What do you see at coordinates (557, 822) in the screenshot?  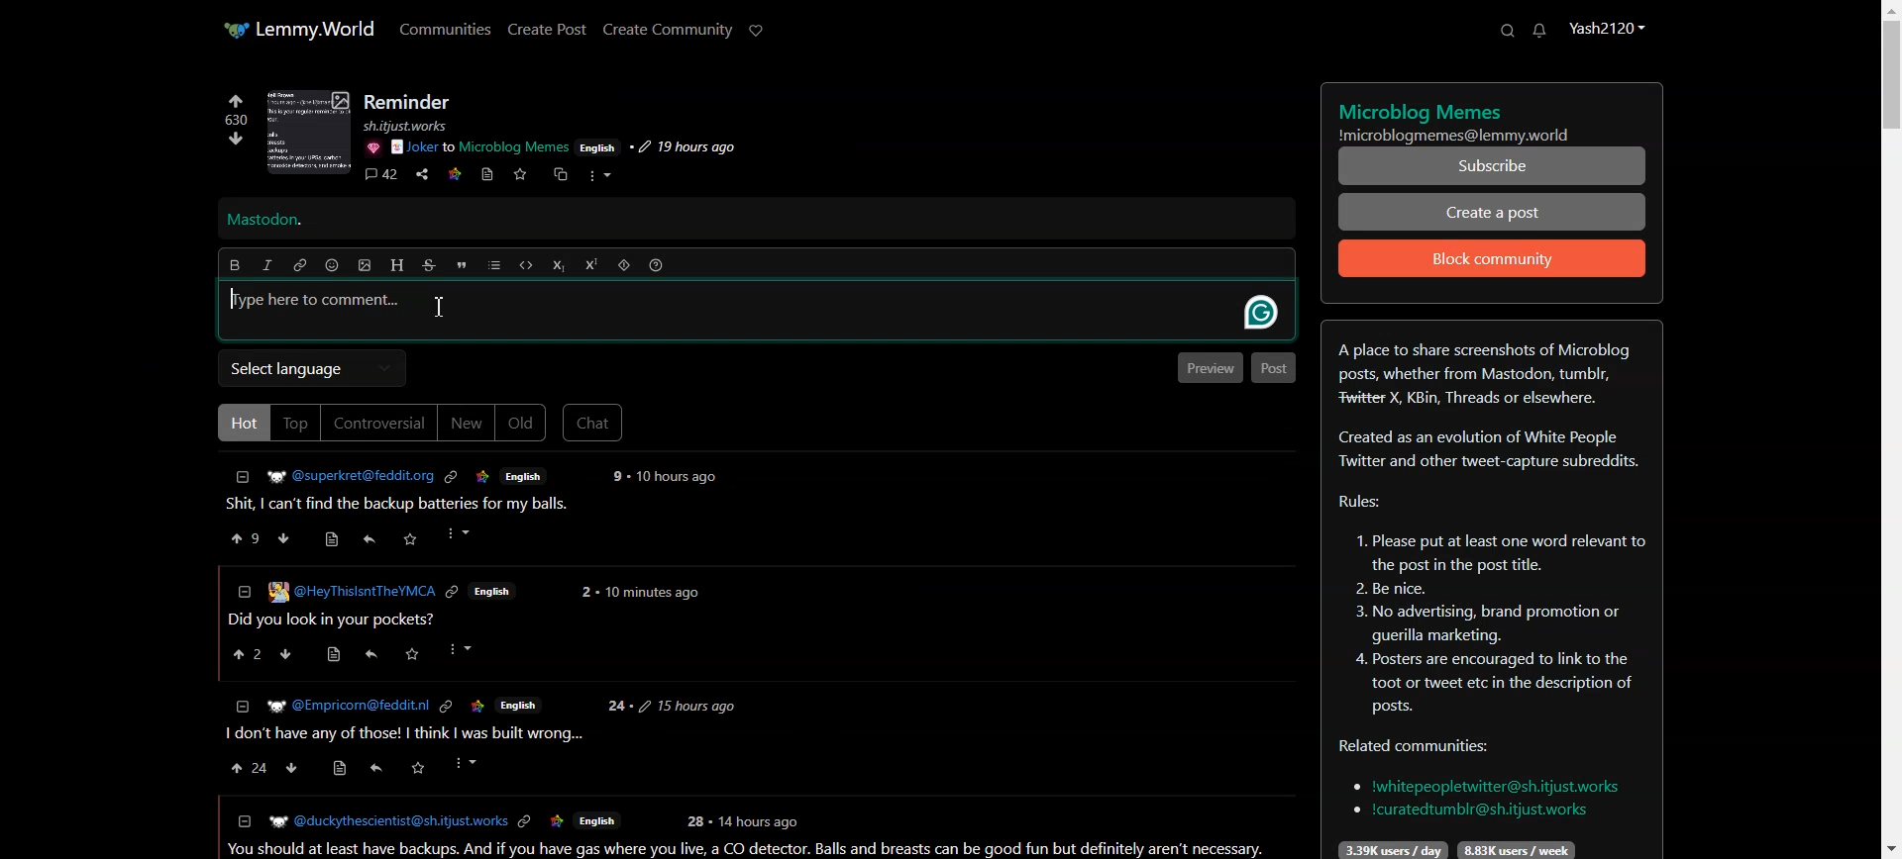 I see `` at bounding box center [557, 822].